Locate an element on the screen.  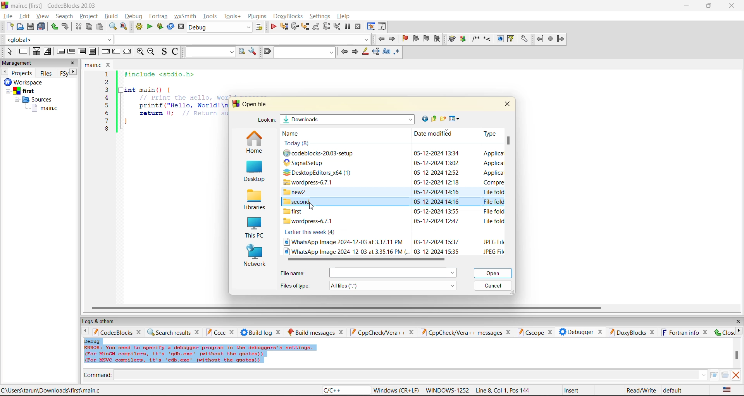
image file is located at coordinates (346, 251).